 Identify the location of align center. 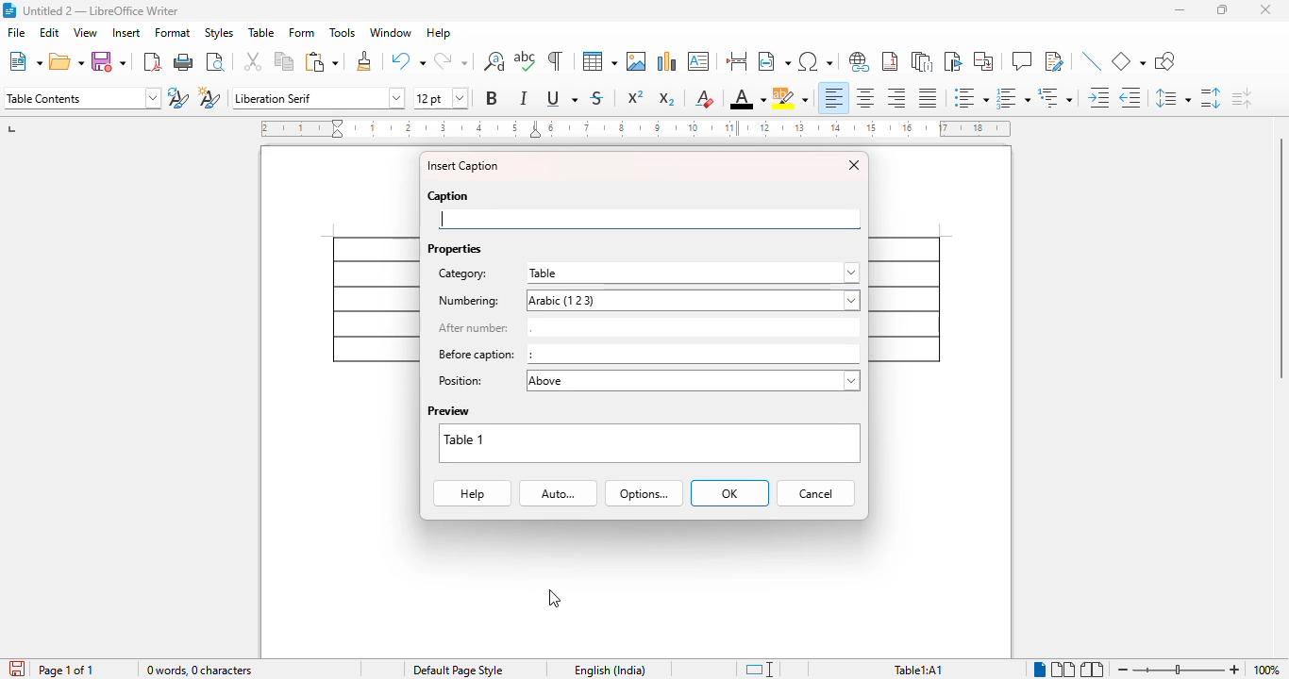
(865, 98).